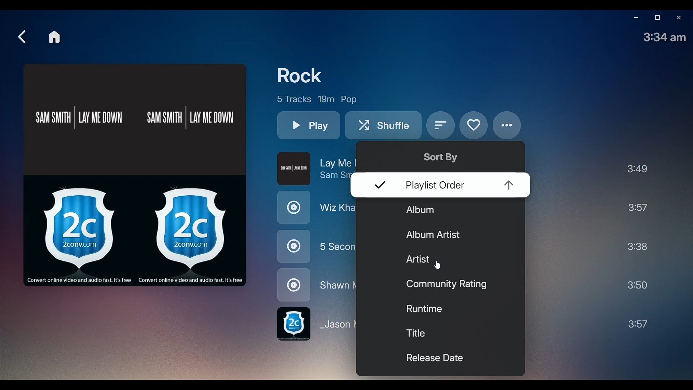 The height and width of the screenshot is (390, 693). Describe the element at coordinates (317, 99) in the screenshot. I see `Playlist details` at that location.